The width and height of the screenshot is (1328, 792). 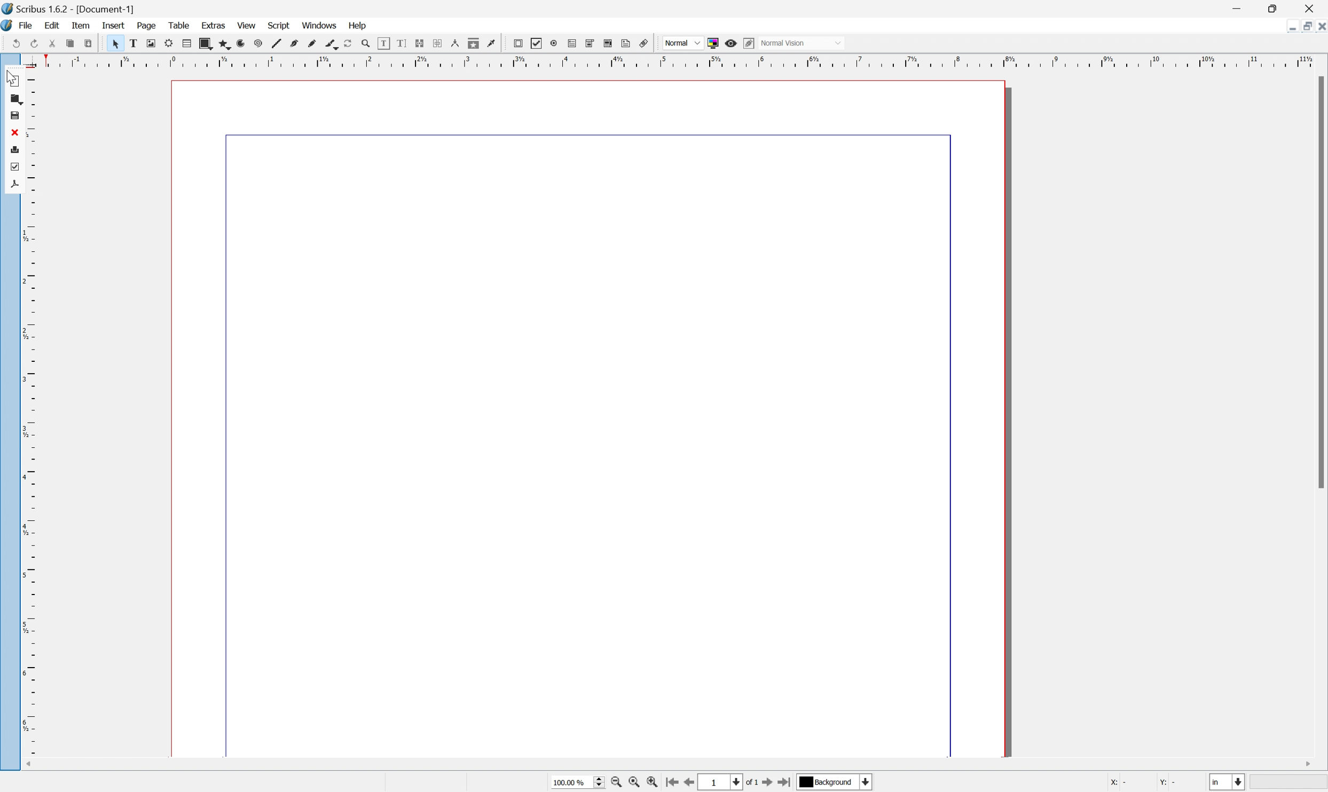 What do you see at coordinates (555, 43) in the screenshot?
I see `link text frames` at bounding box center [555, 43].